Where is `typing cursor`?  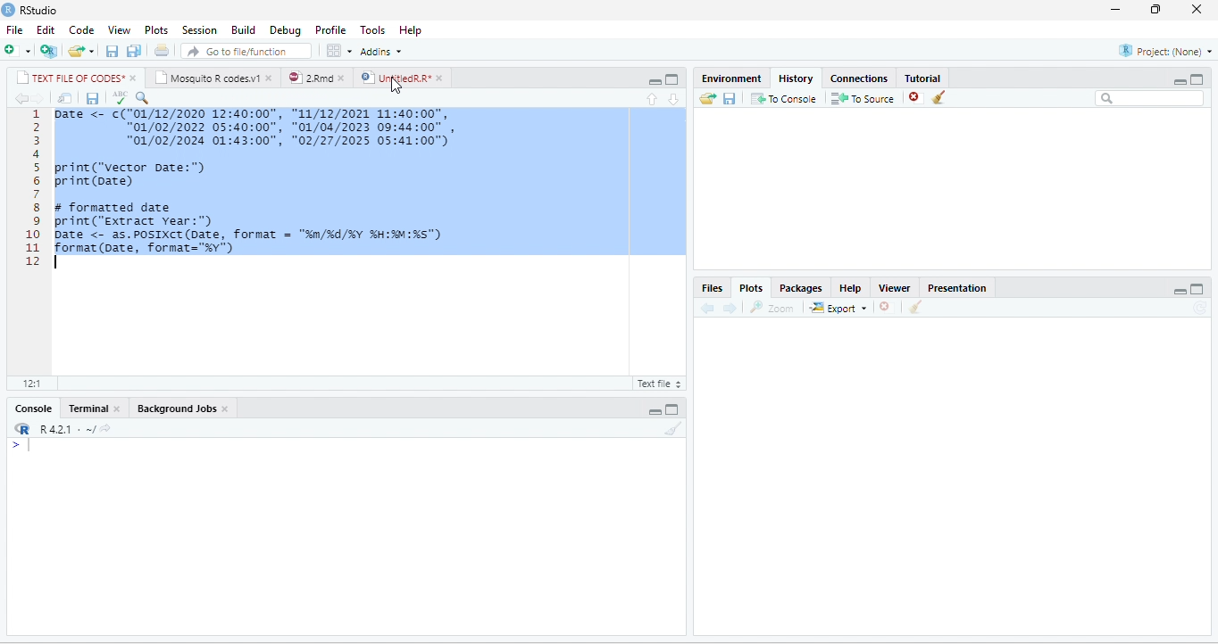 typing cursor is located at coordinates (59, 262).